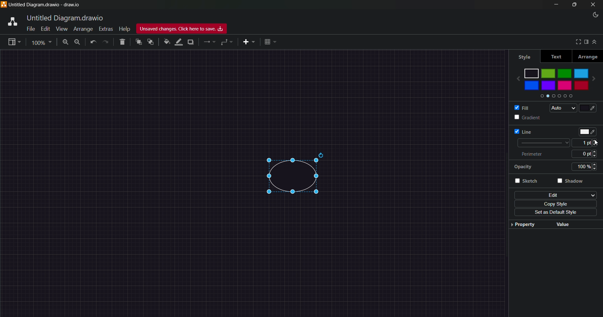 The width and height of the screenshot is (603, 317). What do you see at coordinates (548, 74) in the screenshot?
I see `green` at bounding box center [548, 74].